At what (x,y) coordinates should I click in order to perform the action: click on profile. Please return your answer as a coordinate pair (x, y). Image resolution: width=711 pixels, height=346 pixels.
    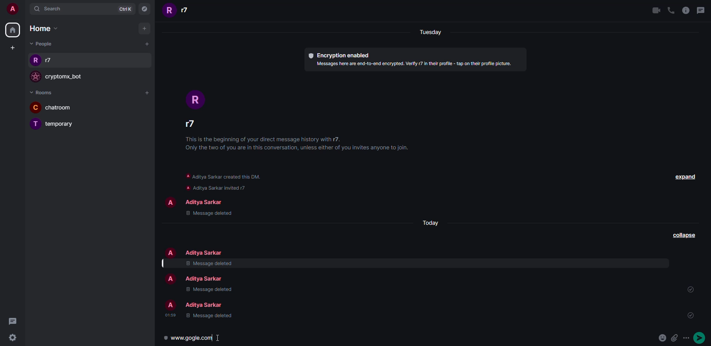
    Looking at the image, I should click on (36, 107).